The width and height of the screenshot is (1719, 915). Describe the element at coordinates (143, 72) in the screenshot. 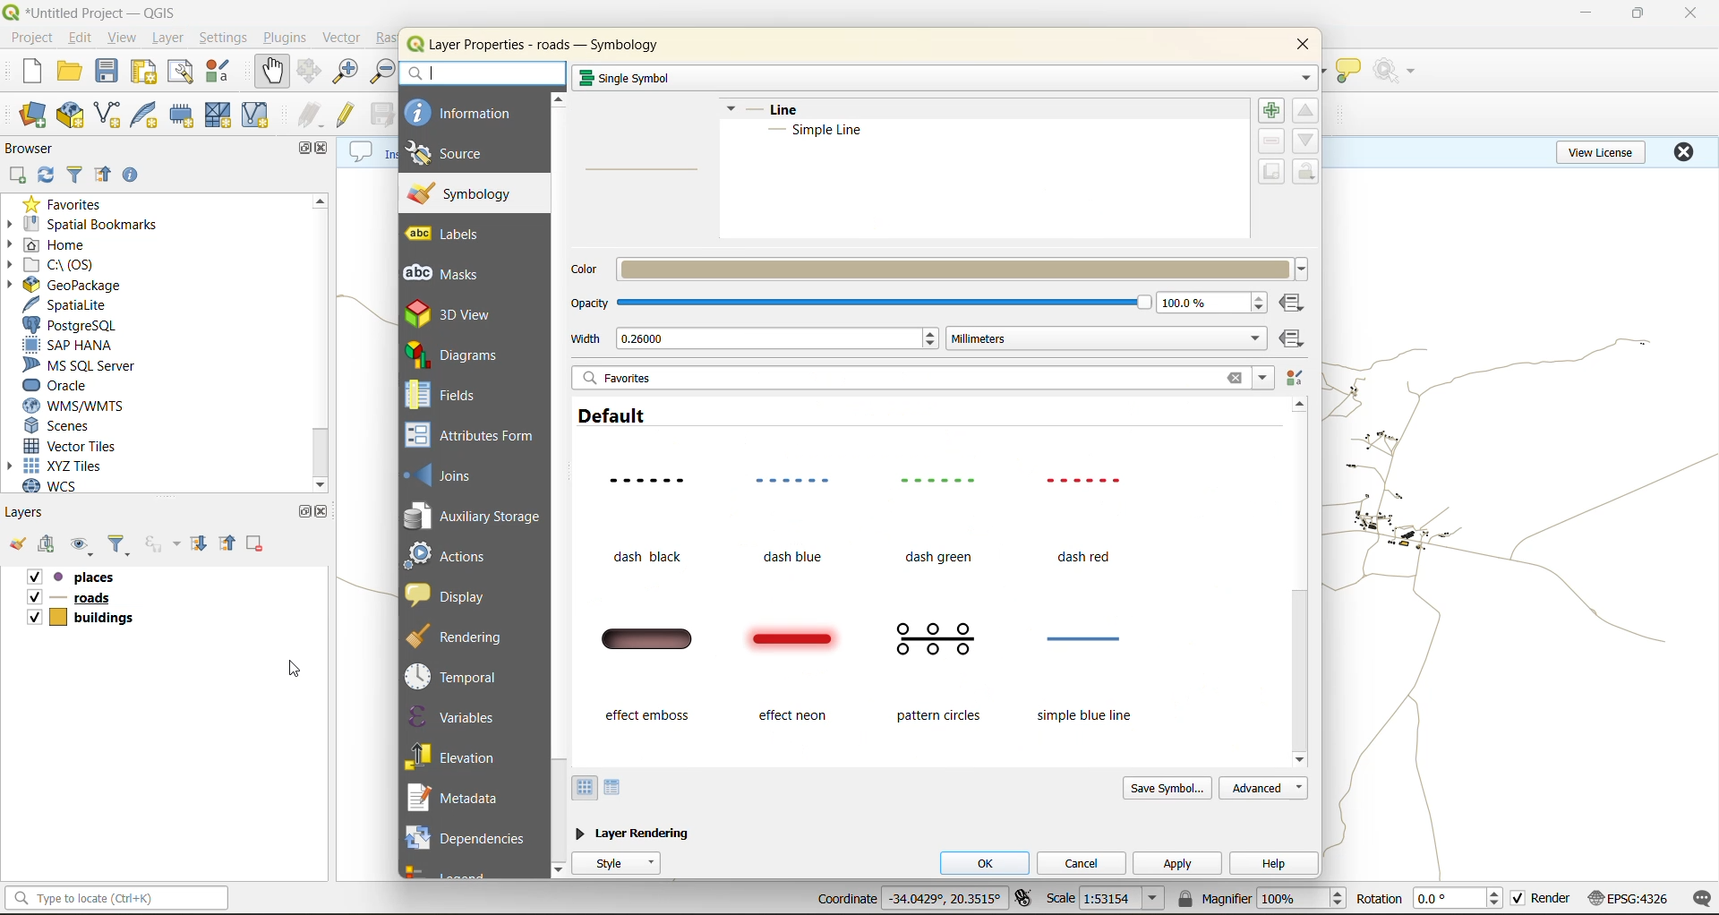

I see `print layout` at that location.